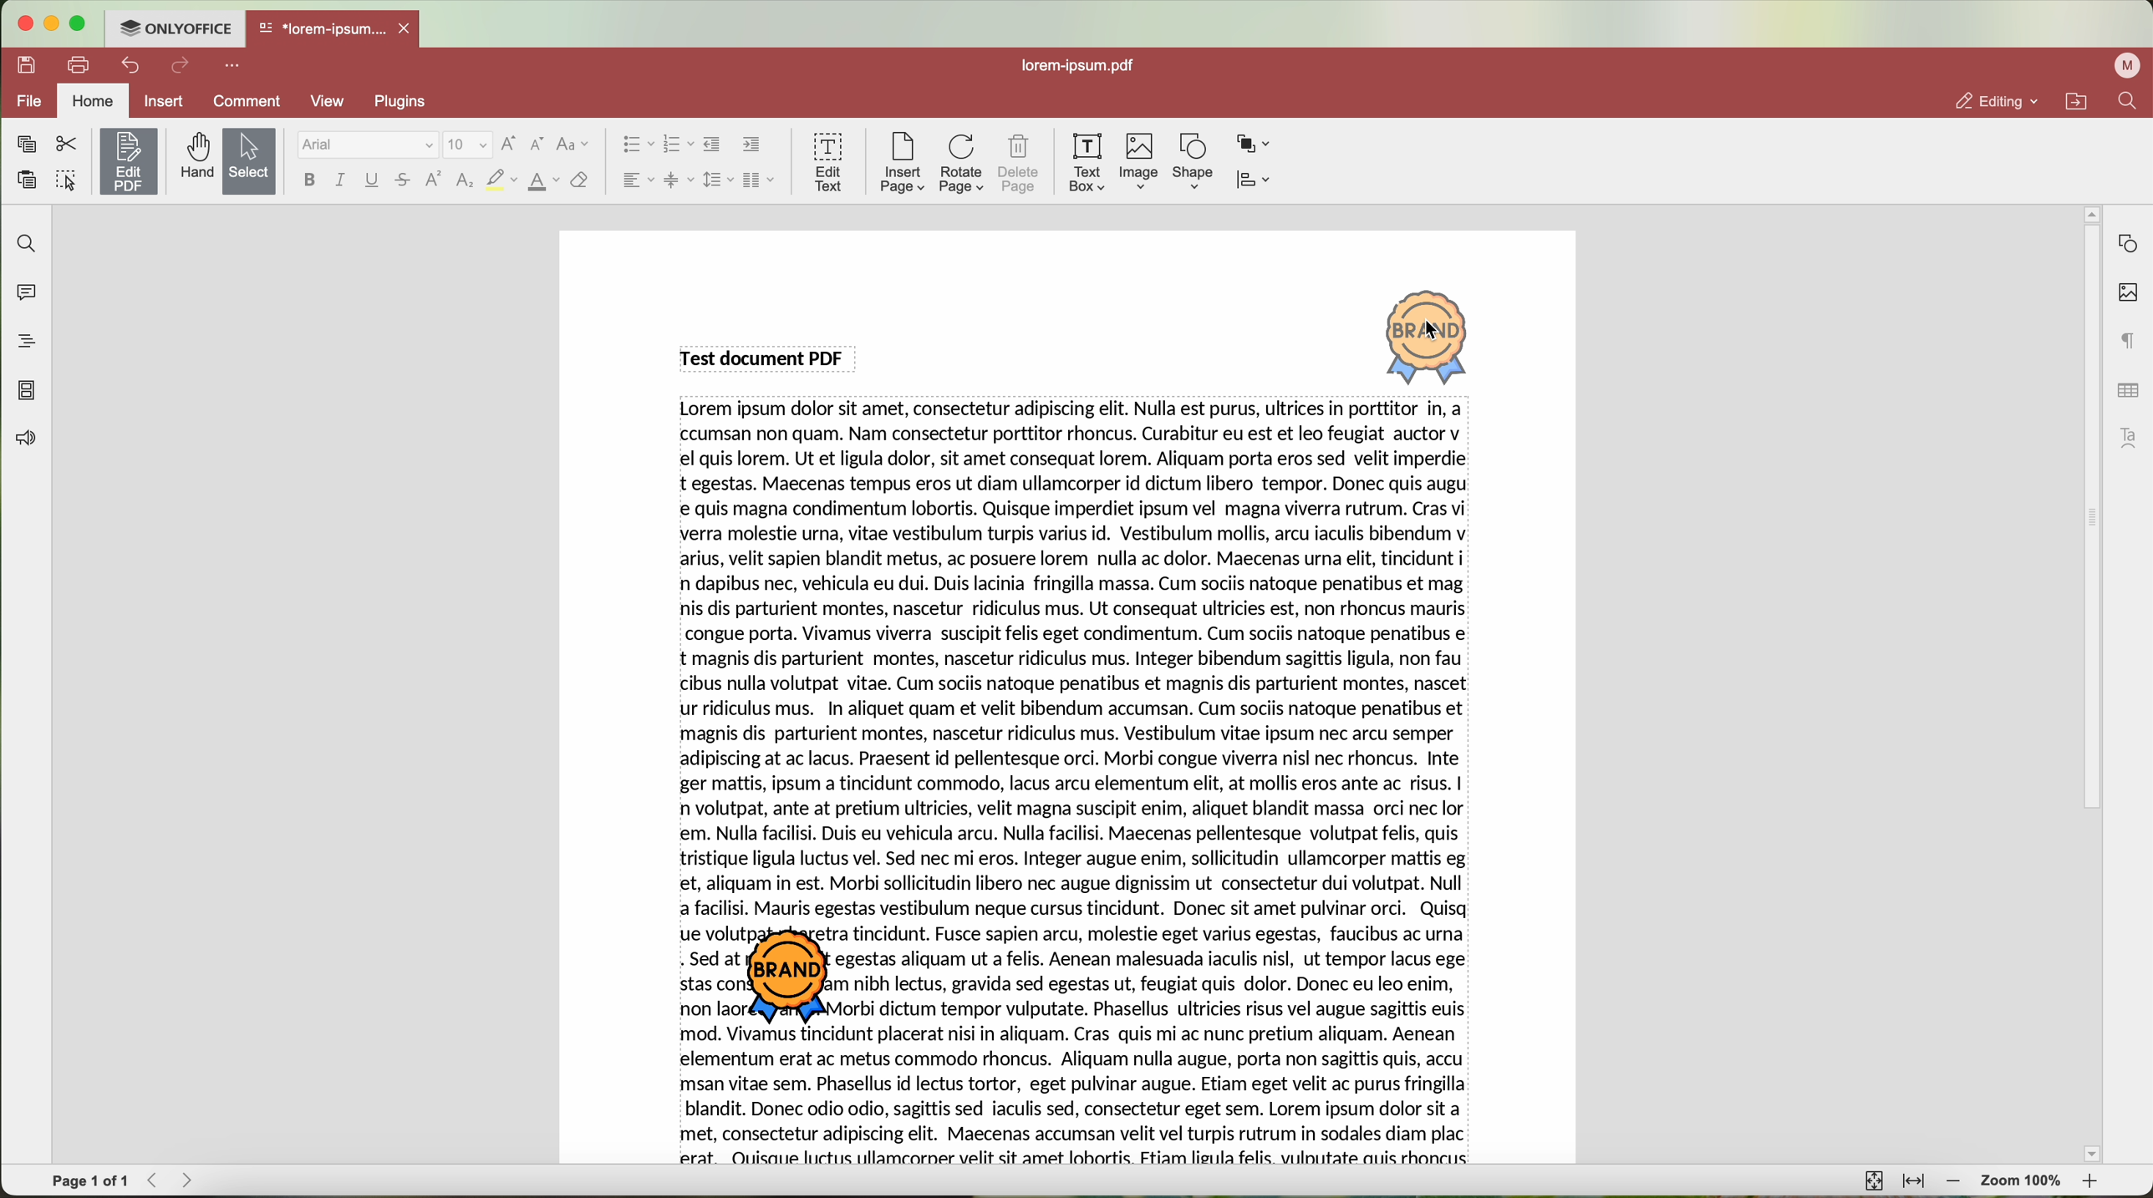  I want to click on Image, so click(797, 978).